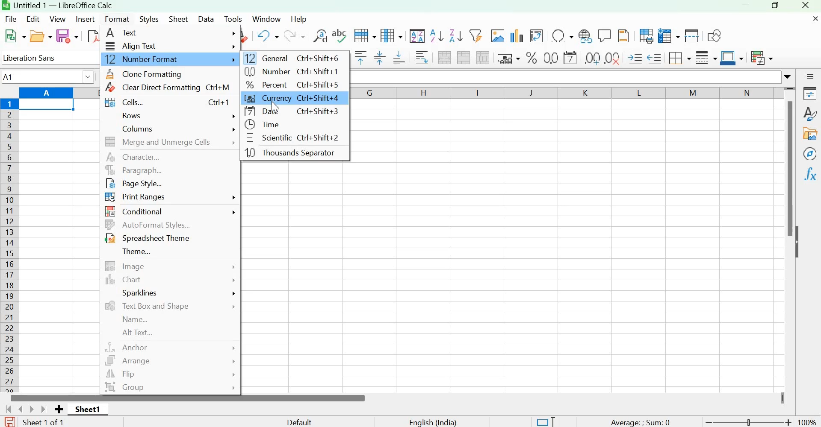 Image resolution: width=821 pixels, height=427 pixels. What do you see at coordinates (731, 58) in the screenshot?
I see `Border color` at bounding box center [731, 58].